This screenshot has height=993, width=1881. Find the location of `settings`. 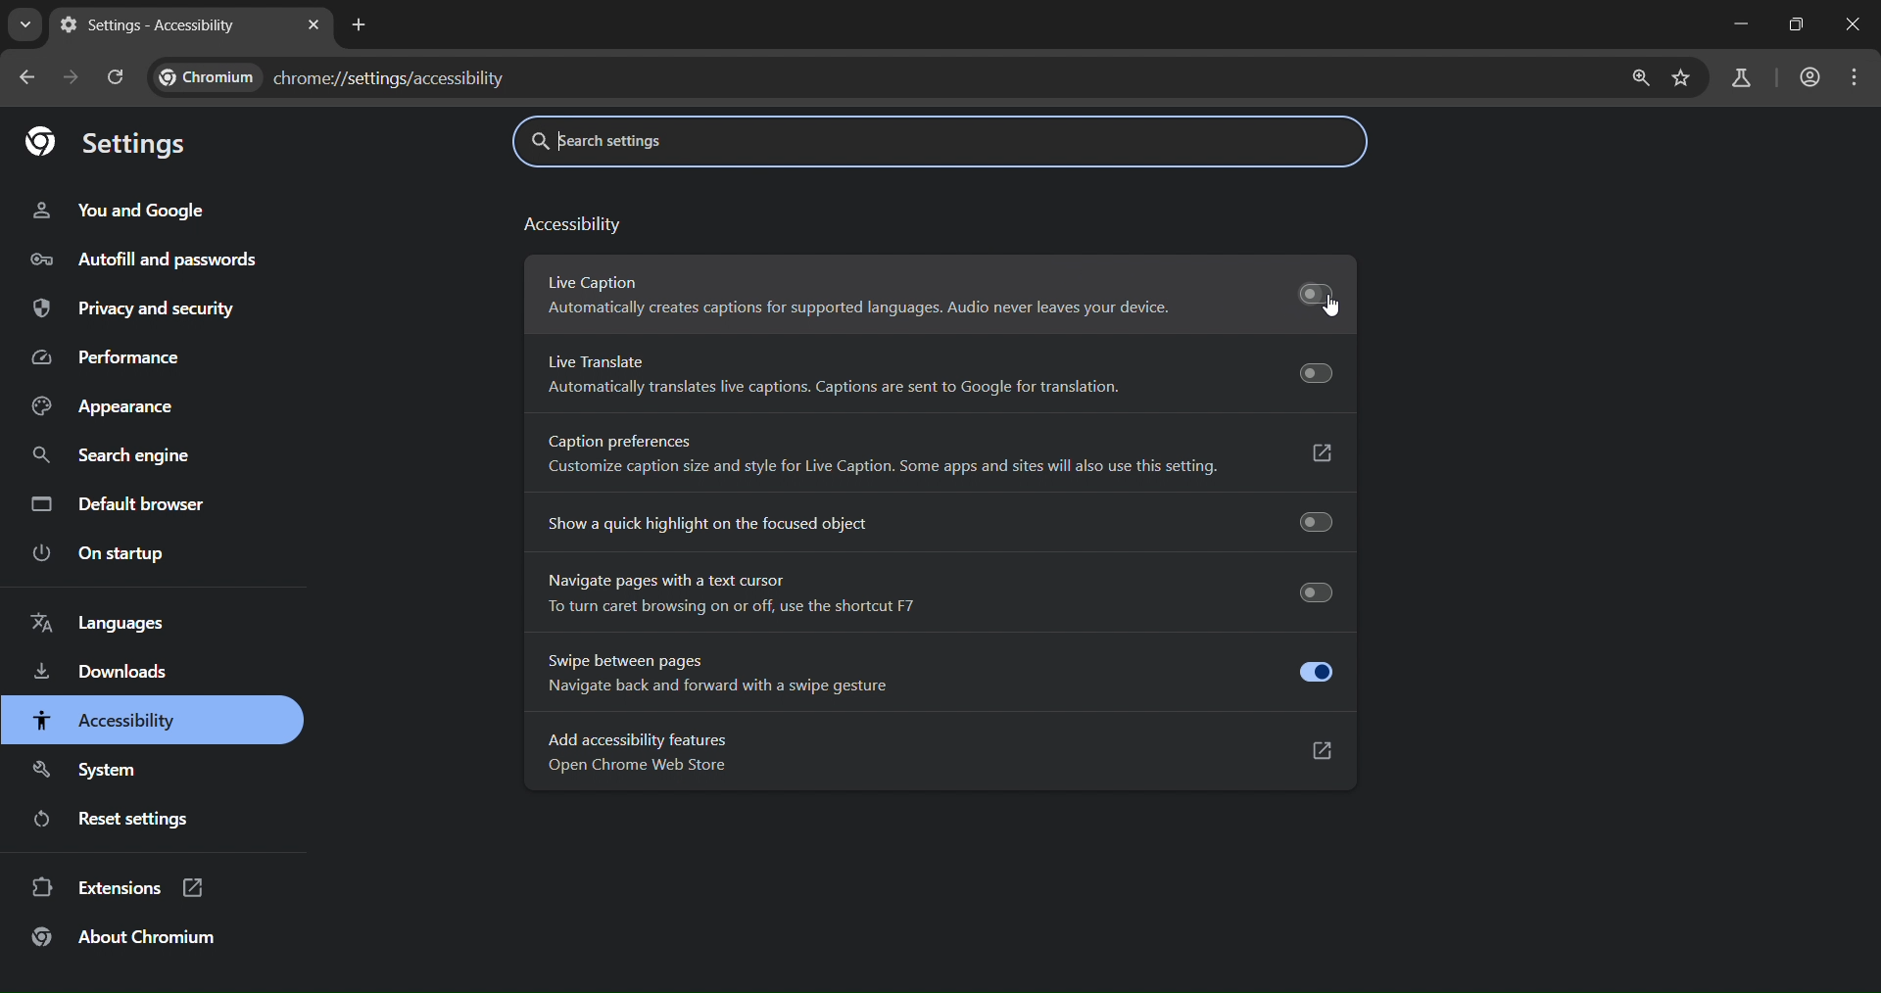

settings is located at coordinates (108, 143).